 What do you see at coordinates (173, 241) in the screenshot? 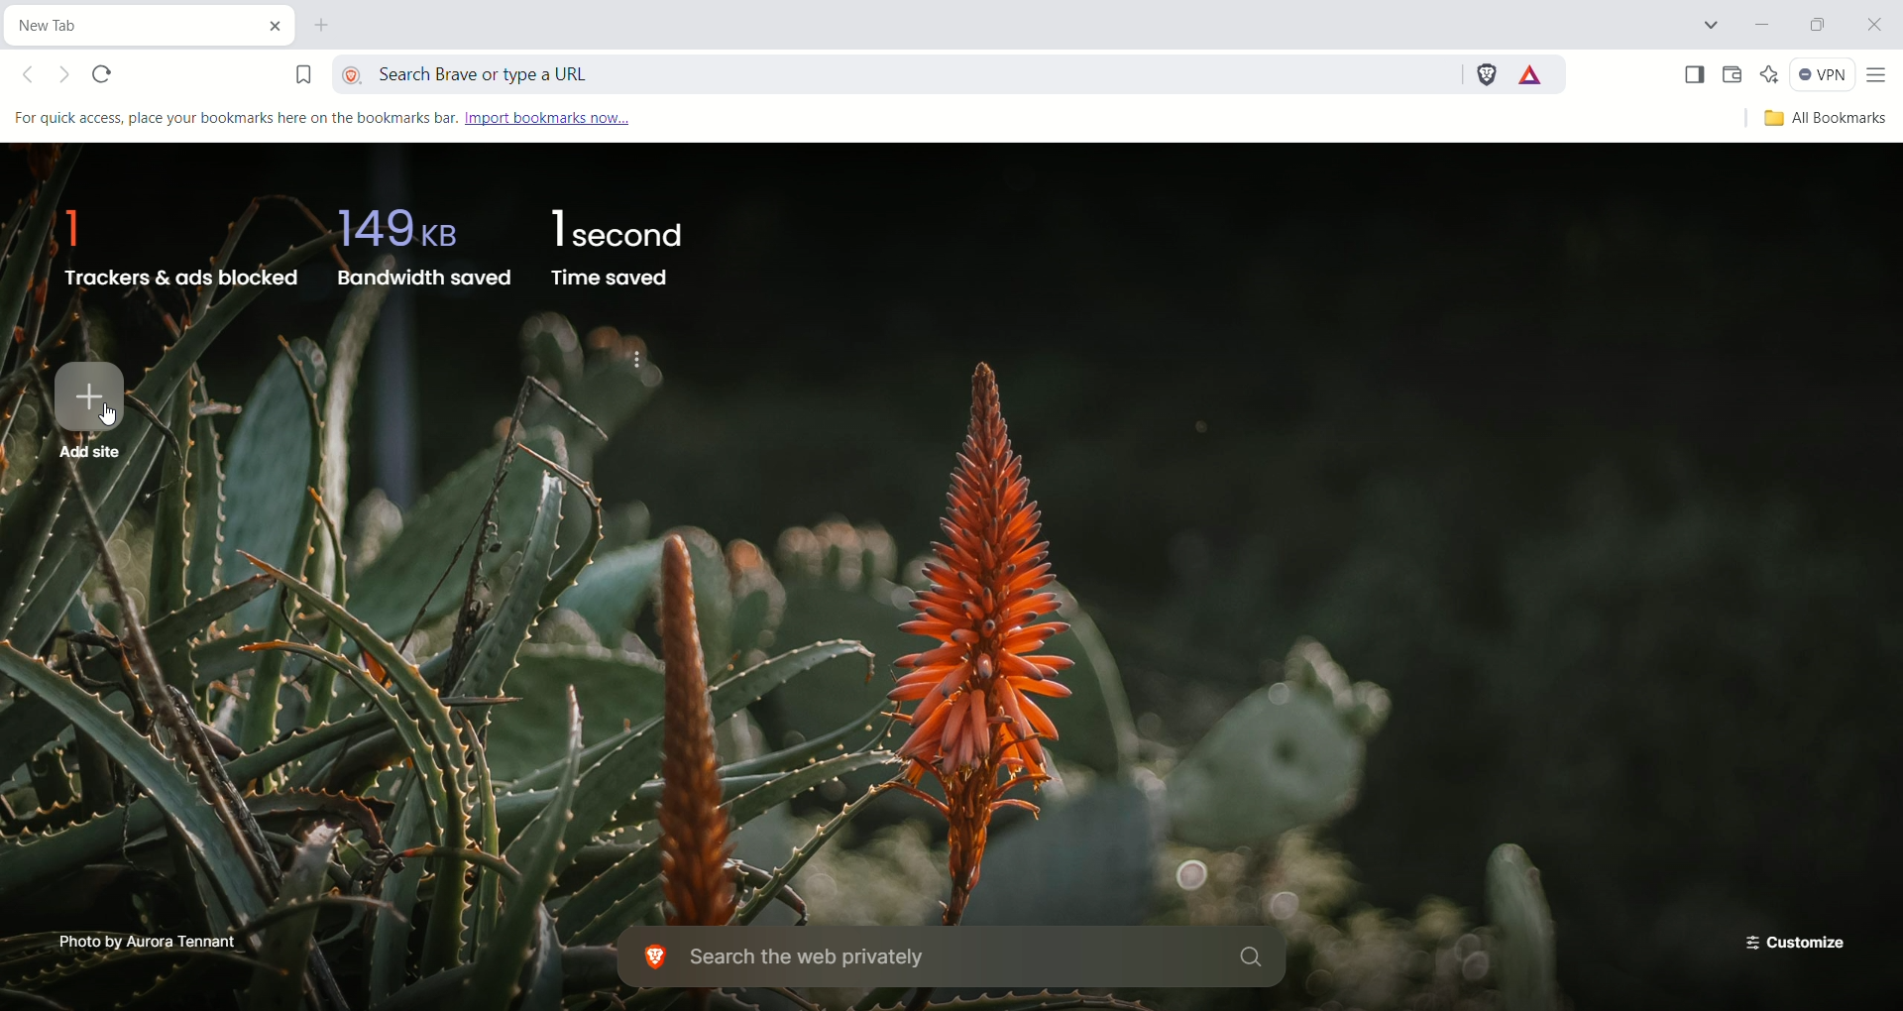
I see `trackers & ads blocked` at bounding box center [173, 241].